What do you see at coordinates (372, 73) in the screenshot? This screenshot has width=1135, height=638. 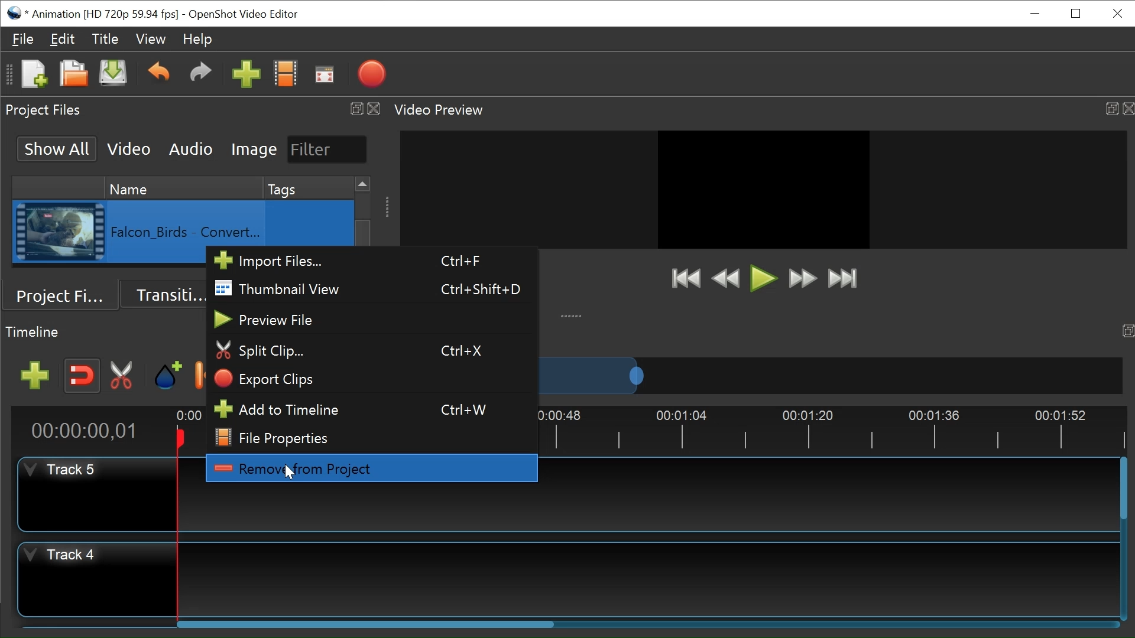 I see `Export Video` at bounding box center [372, 73].